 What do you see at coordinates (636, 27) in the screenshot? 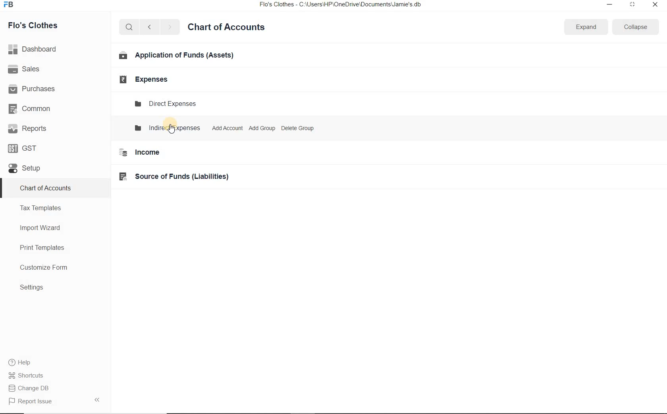
I see `Collapse` at bounding box center [636, 27].